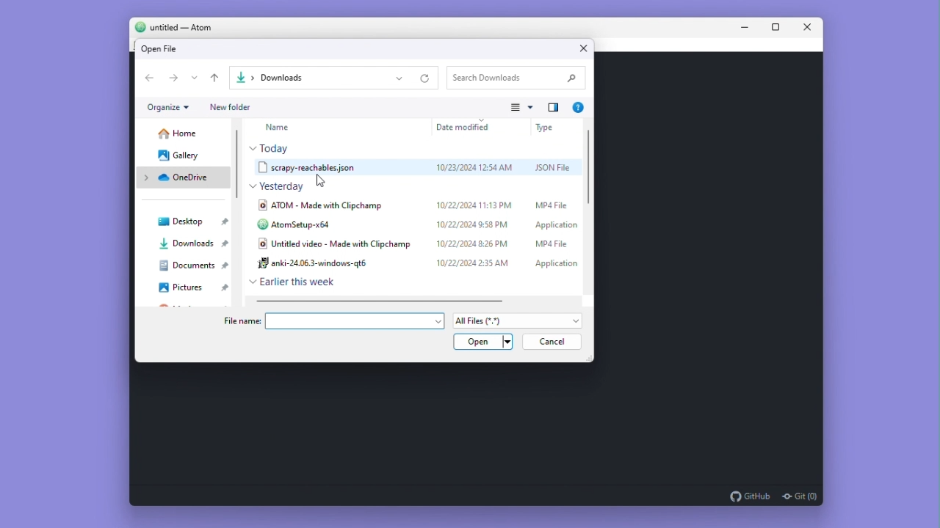 This screenshot has height=528, width=940. I want to click on All files (*.*), so click(517, 320).